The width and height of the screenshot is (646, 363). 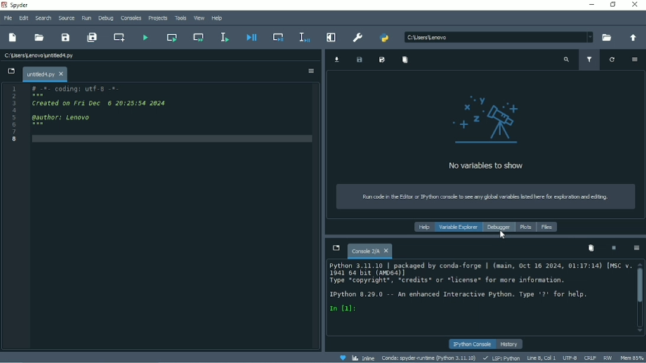 What do you see at coordinates (496, 36) in the screenshot?
I see `BM csesteor ~~ +` at bounding box center [496, 36].